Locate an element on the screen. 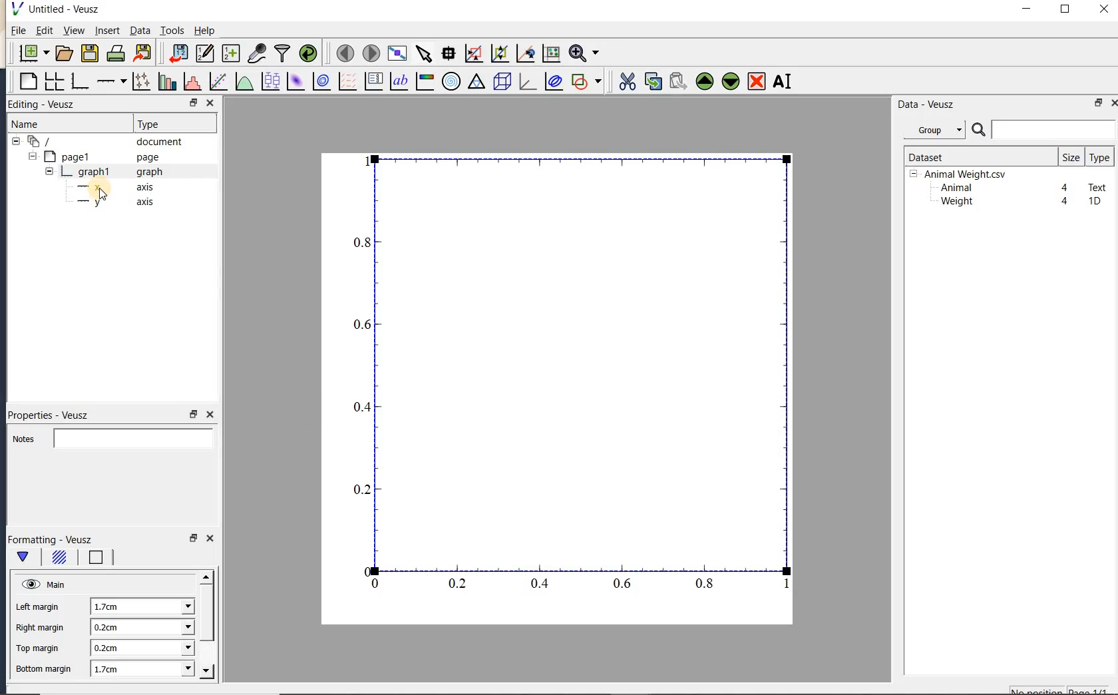 Image resolution: width=1118 pixels, height=695 pixels. background is located at coordinates (60, 559).